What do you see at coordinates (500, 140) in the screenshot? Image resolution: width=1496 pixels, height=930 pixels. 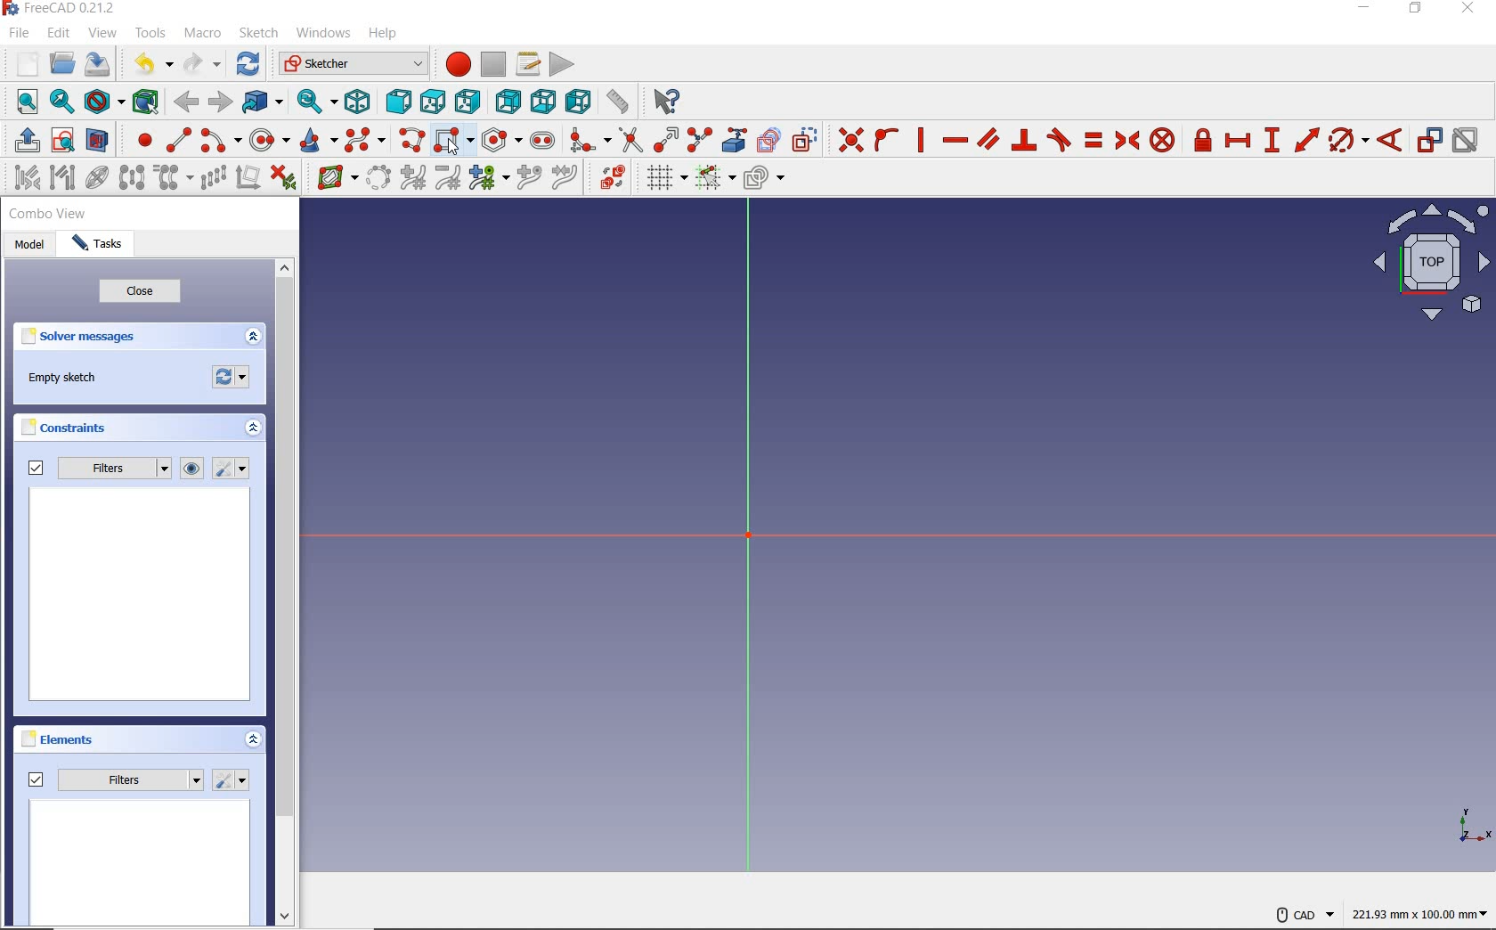 I see `create regular polygon` at bounding box center [500, 140].